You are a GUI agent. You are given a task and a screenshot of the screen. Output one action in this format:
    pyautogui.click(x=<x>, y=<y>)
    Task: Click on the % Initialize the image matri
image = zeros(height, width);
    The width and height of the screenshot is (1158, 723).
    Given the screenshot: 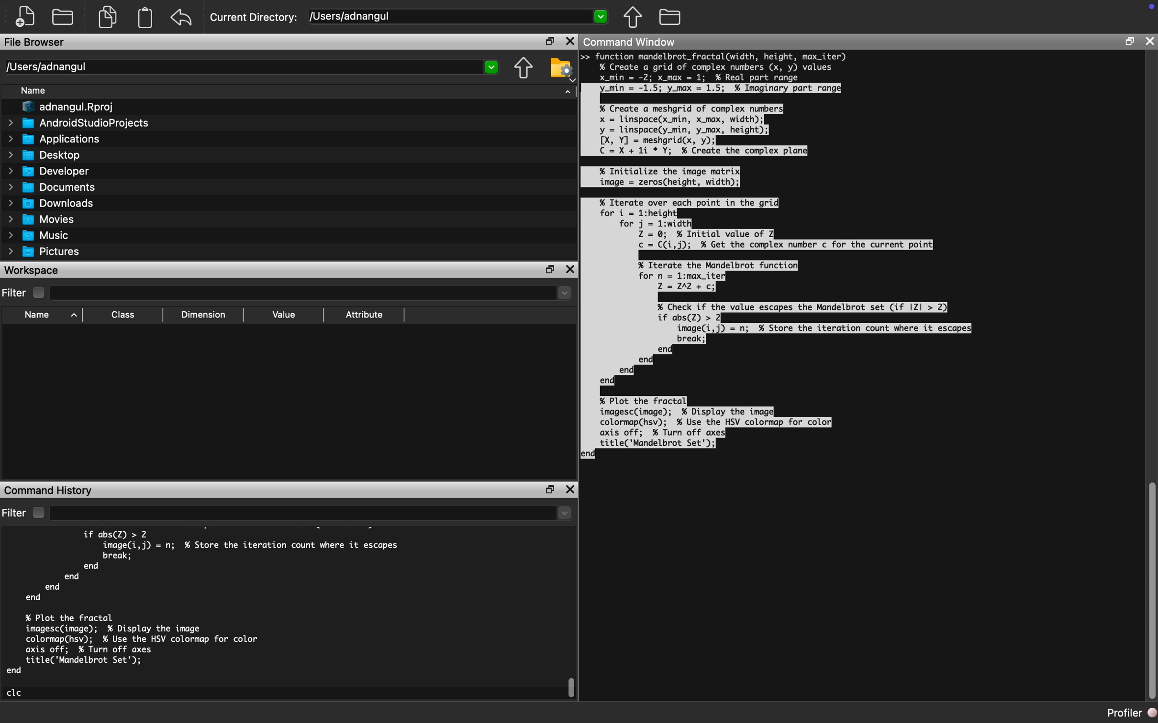 What is the action you would take?
    pyautogui.click(x=668, y=177)
    